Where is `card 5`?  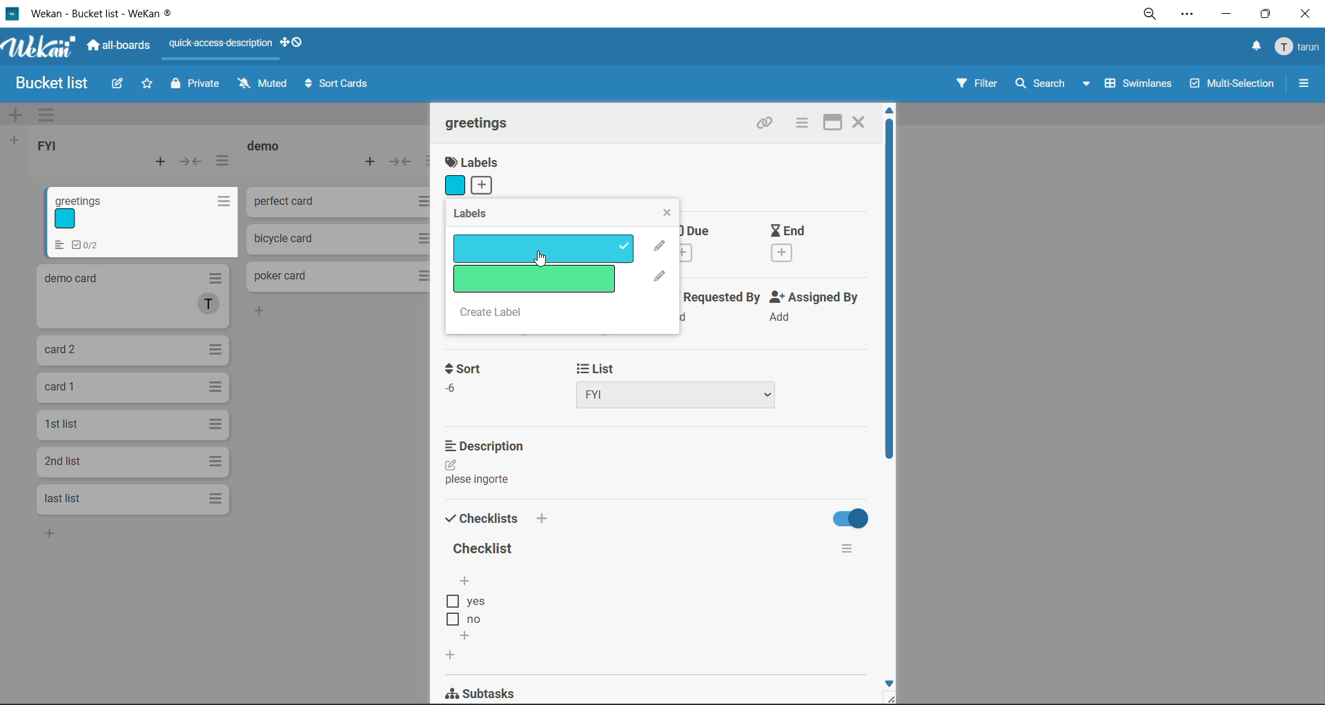
card 5 is located at coordinates (133, 424).